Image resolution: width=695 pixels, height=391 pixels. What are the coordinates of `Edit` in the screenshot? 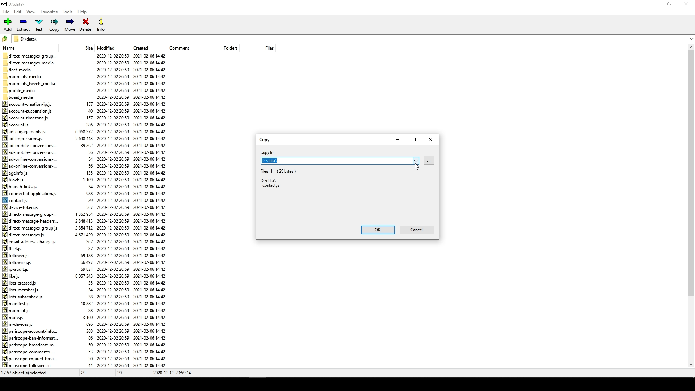 It's located at (18, 11).